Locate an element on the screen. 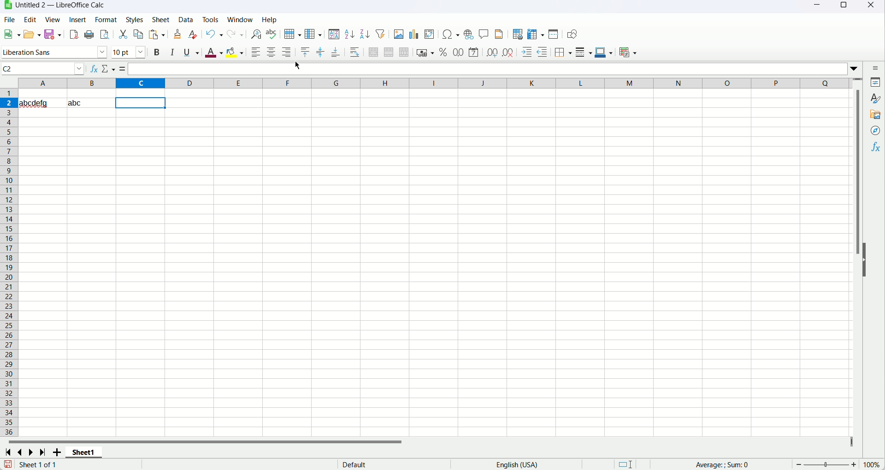 This screenshot has width=885, height=470. freeze rows and colmn is located at coordinates (536, 34).